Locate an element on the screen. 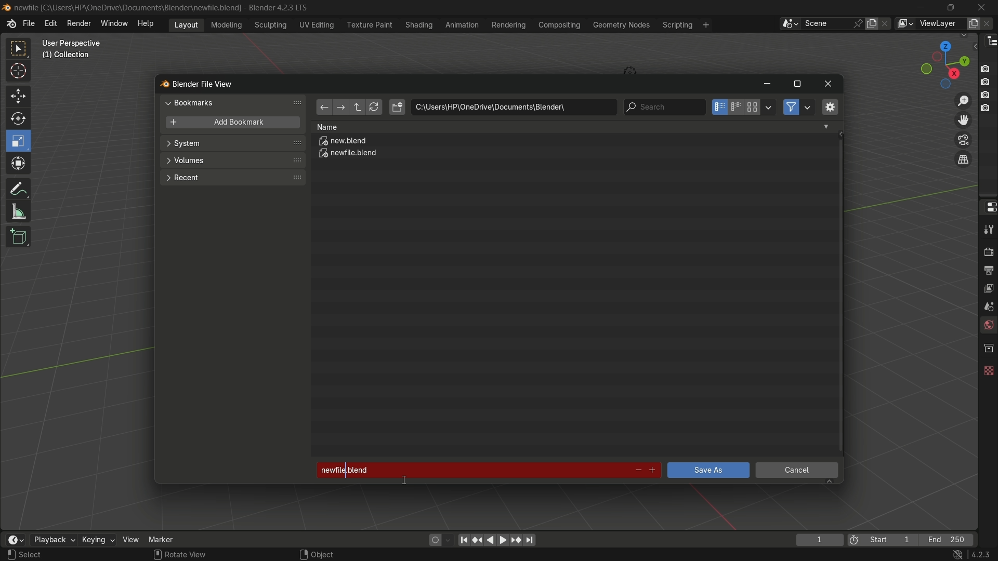 The image size is (998, 561). User prepective is located at coordinates (76, 43).